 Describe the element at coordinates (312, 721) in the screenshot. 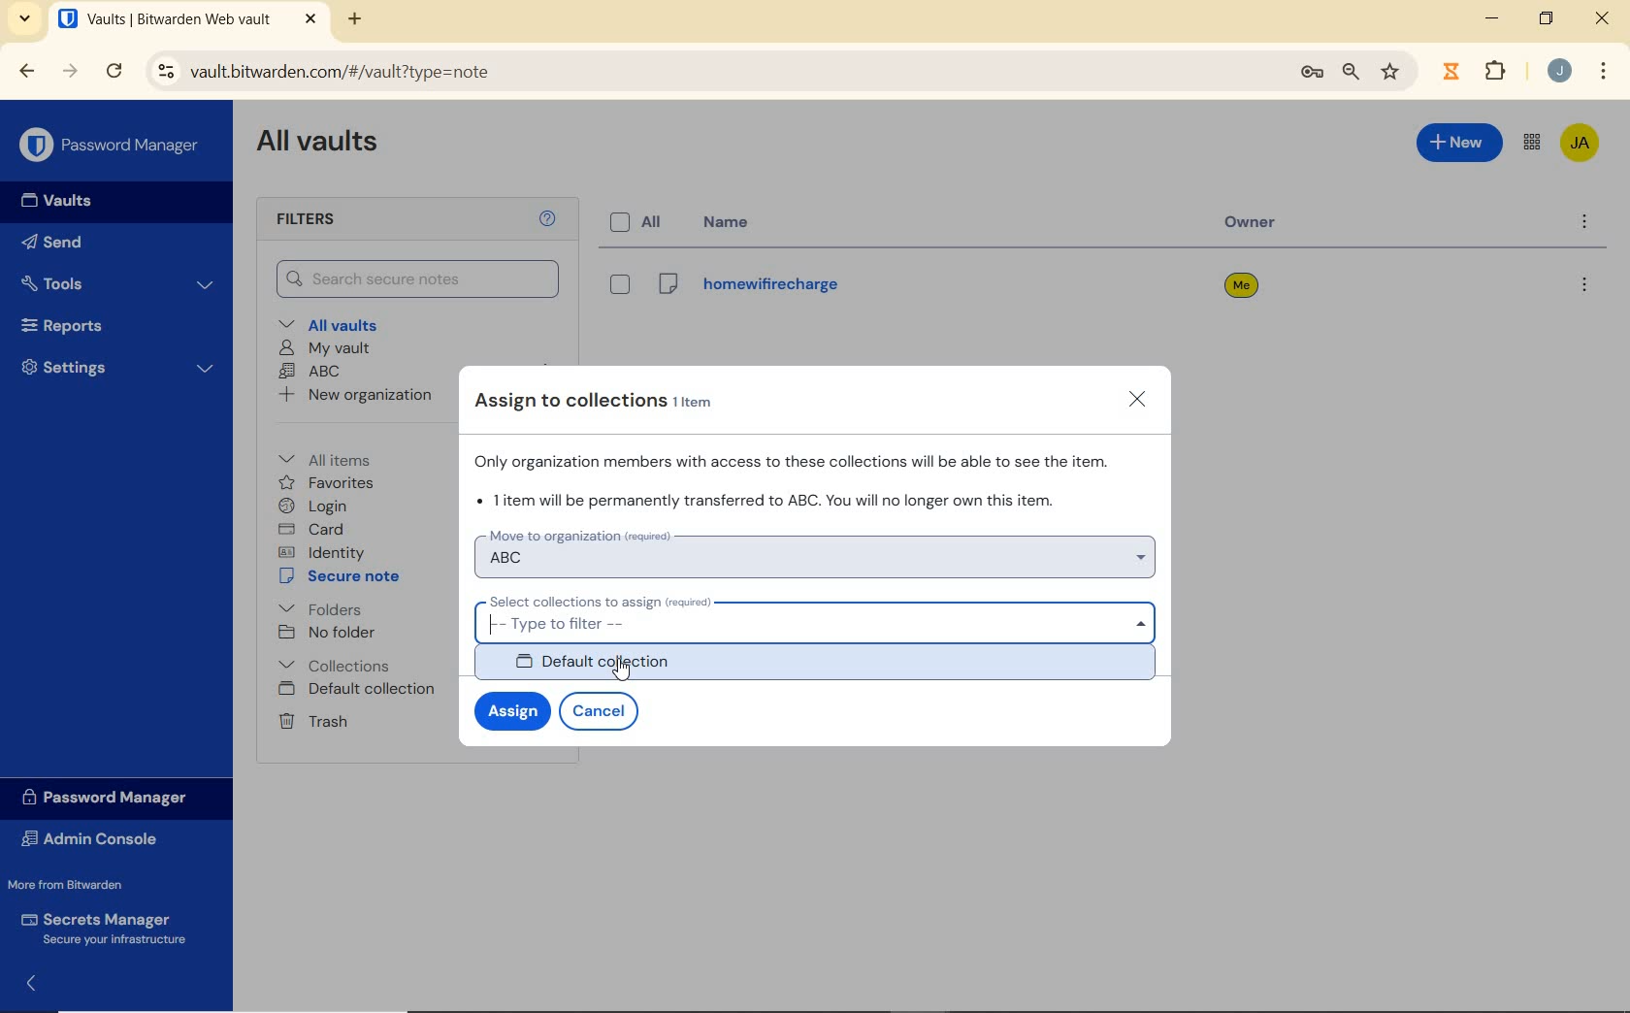

I see `Trash` at that location.